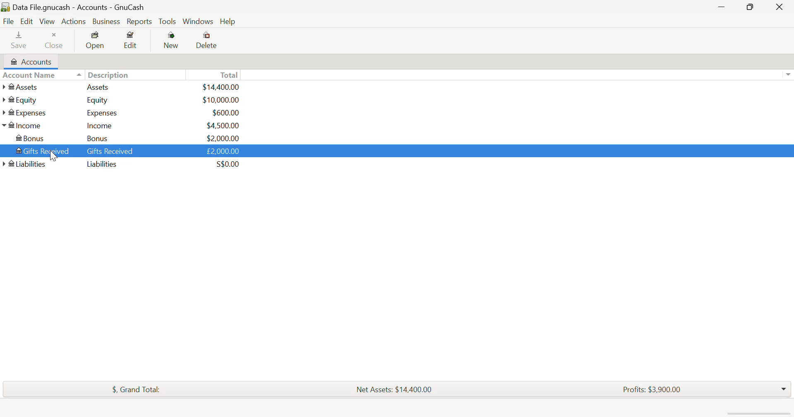 This screenshot has height=417, width=794. What do you see at coordinates (100, 125) in the screenshot?
I see `Income` at bounding box center [100, 125].